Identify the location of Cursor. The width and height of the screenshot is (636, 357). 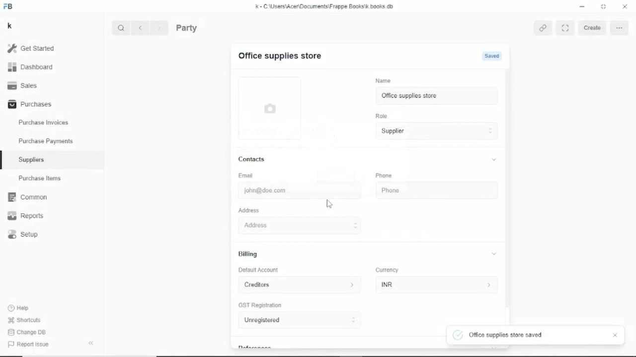
(438, 96).